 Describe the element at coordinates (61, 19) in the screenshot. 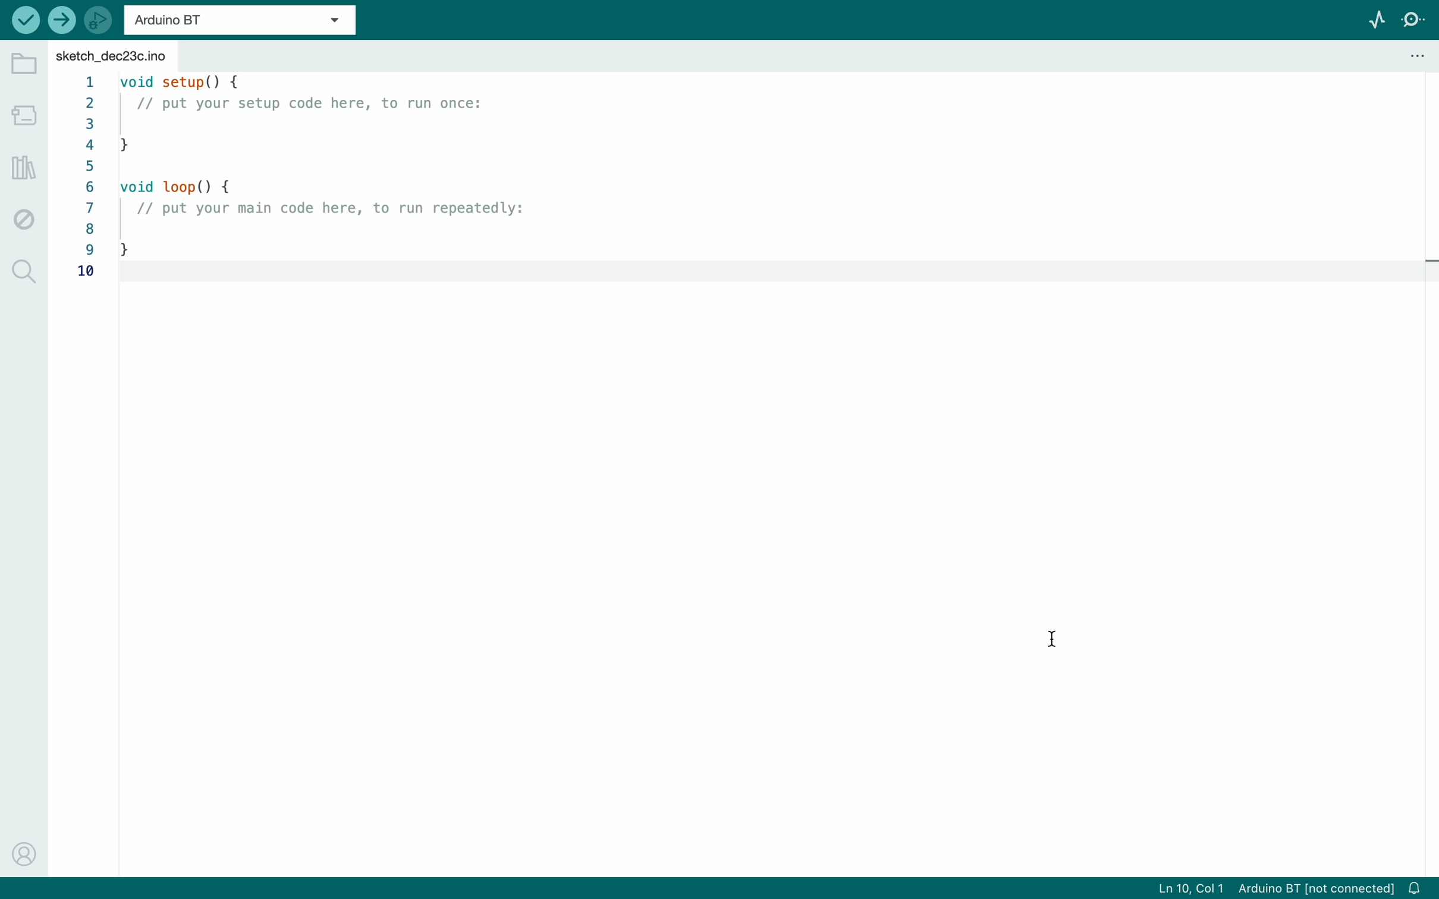

I see `upload` at that location.